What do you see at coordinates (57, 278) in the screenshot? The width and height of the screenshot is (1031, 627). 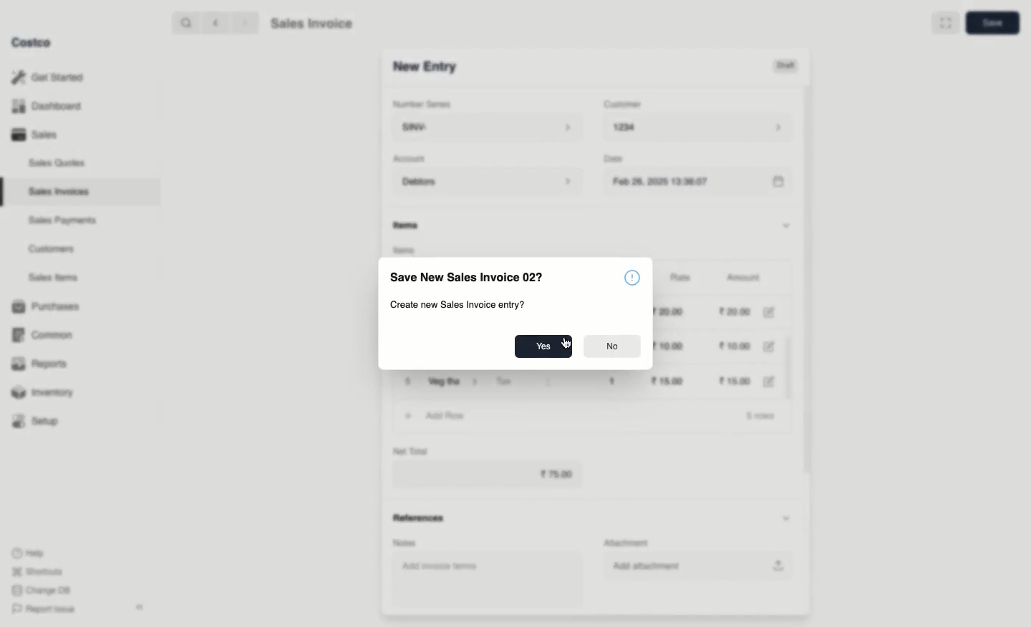 I see `Sales Items` at bounding box center [57, 278].